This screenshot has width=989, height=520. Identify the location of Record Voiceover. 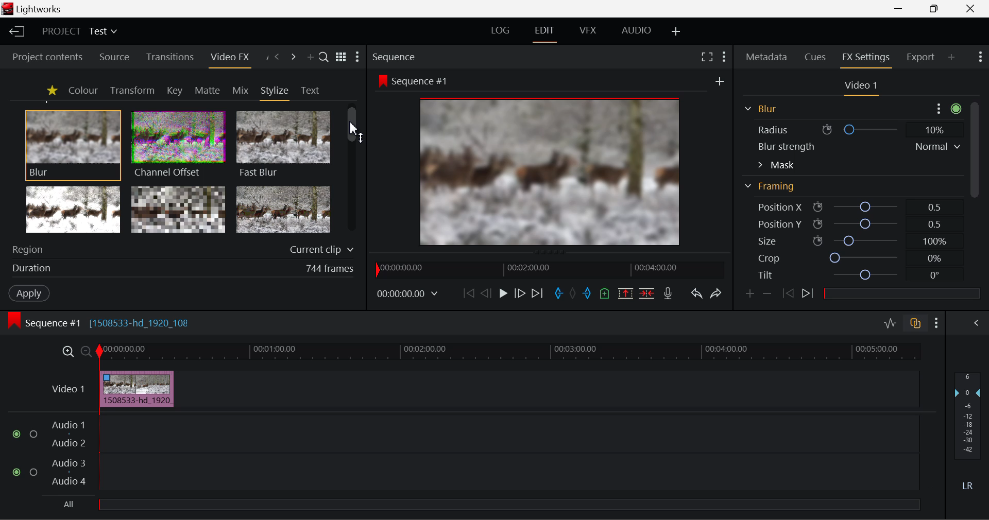
(669, 292).